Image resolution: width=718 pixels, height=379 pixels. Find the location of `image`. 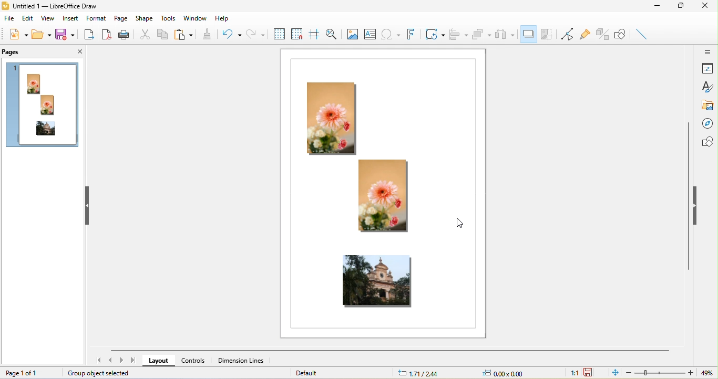

image is located at coordinates (352, 34).